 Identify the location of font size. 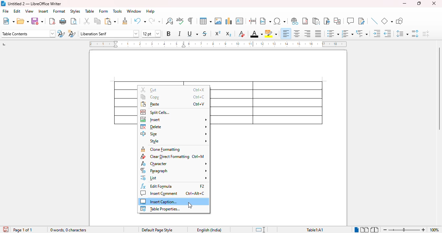
(151, 34).